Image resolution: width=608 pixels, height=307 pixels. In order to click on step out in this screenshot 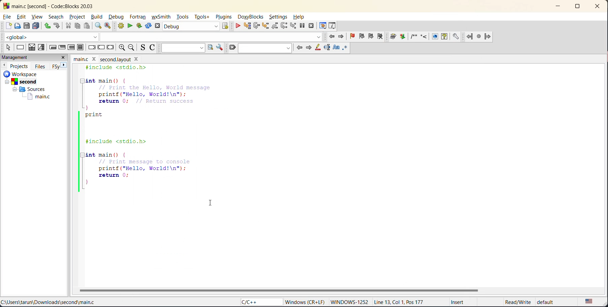, I will do `click(274, 26)`.